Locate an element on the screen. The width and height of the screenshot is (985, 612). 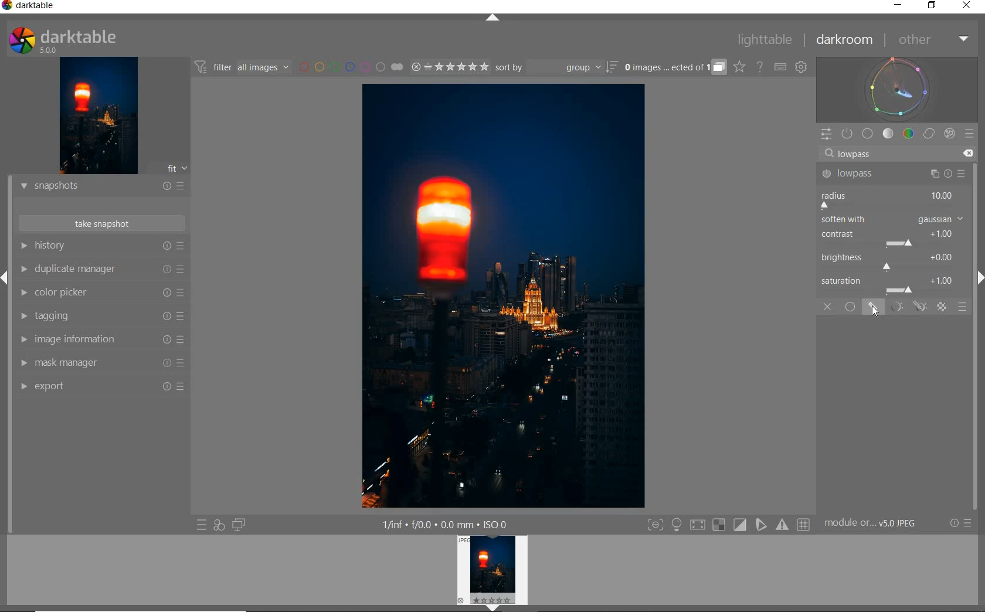
FILTER IMAGES BASED ON THEIR MODULE ORDER is located at coordinates (243, 67).